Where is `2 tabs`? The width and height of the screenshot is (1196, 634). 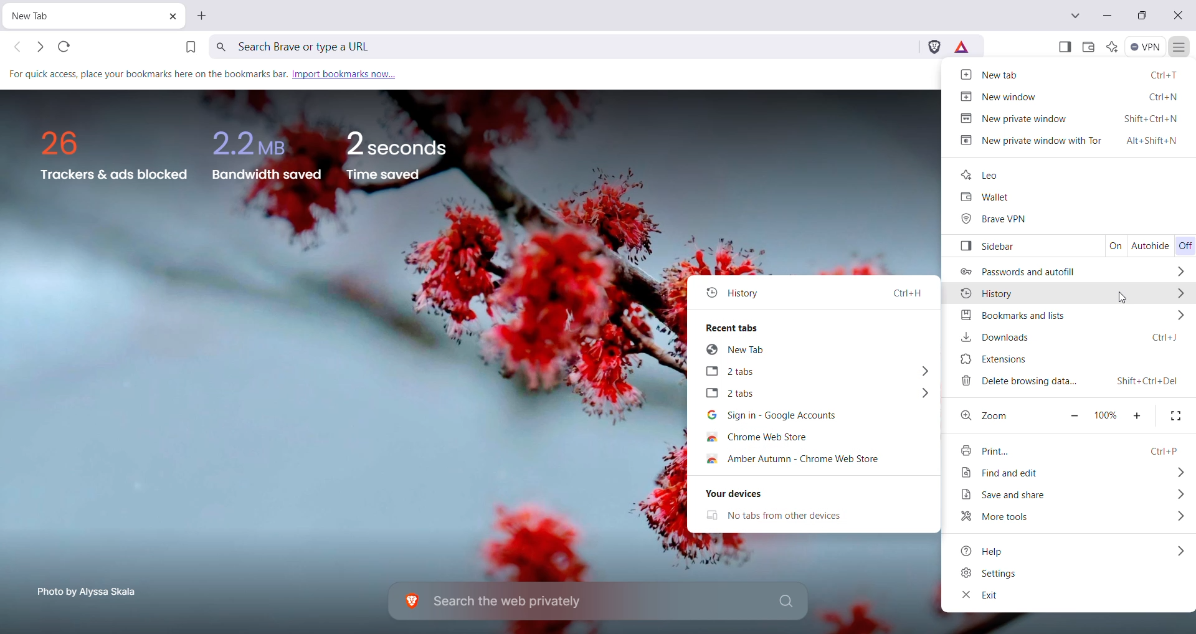
2 tabs is located at coordinates (812, 394).